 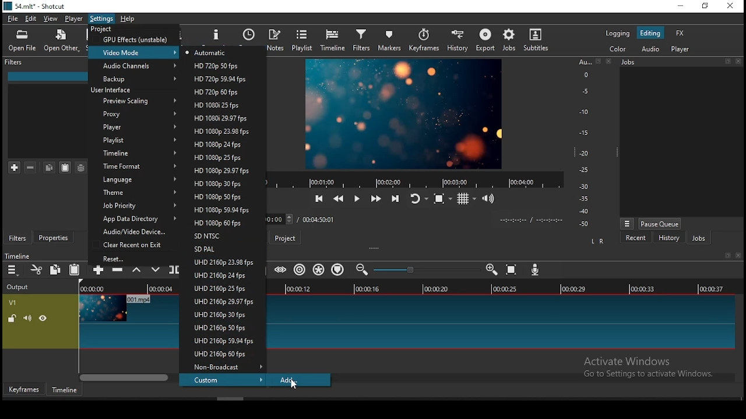 I want to click on open other, so click(x=61, y=44).